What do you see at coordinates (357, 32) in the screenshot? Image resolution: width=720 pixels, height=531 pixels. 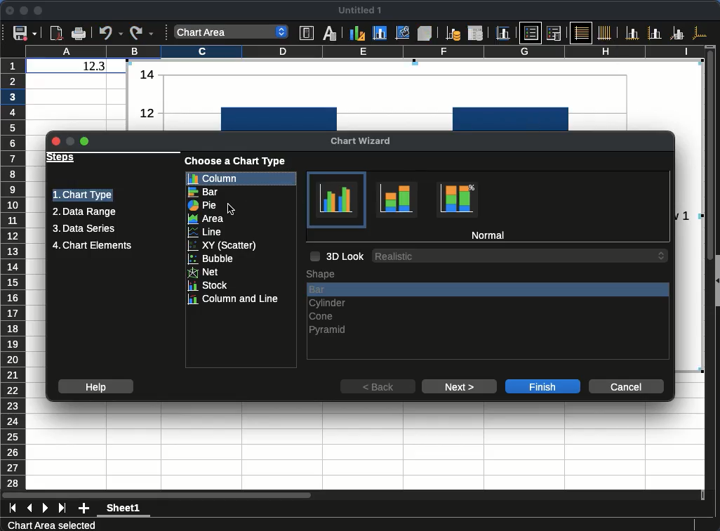 I see `Chart type` at bounding box center [357, 32].